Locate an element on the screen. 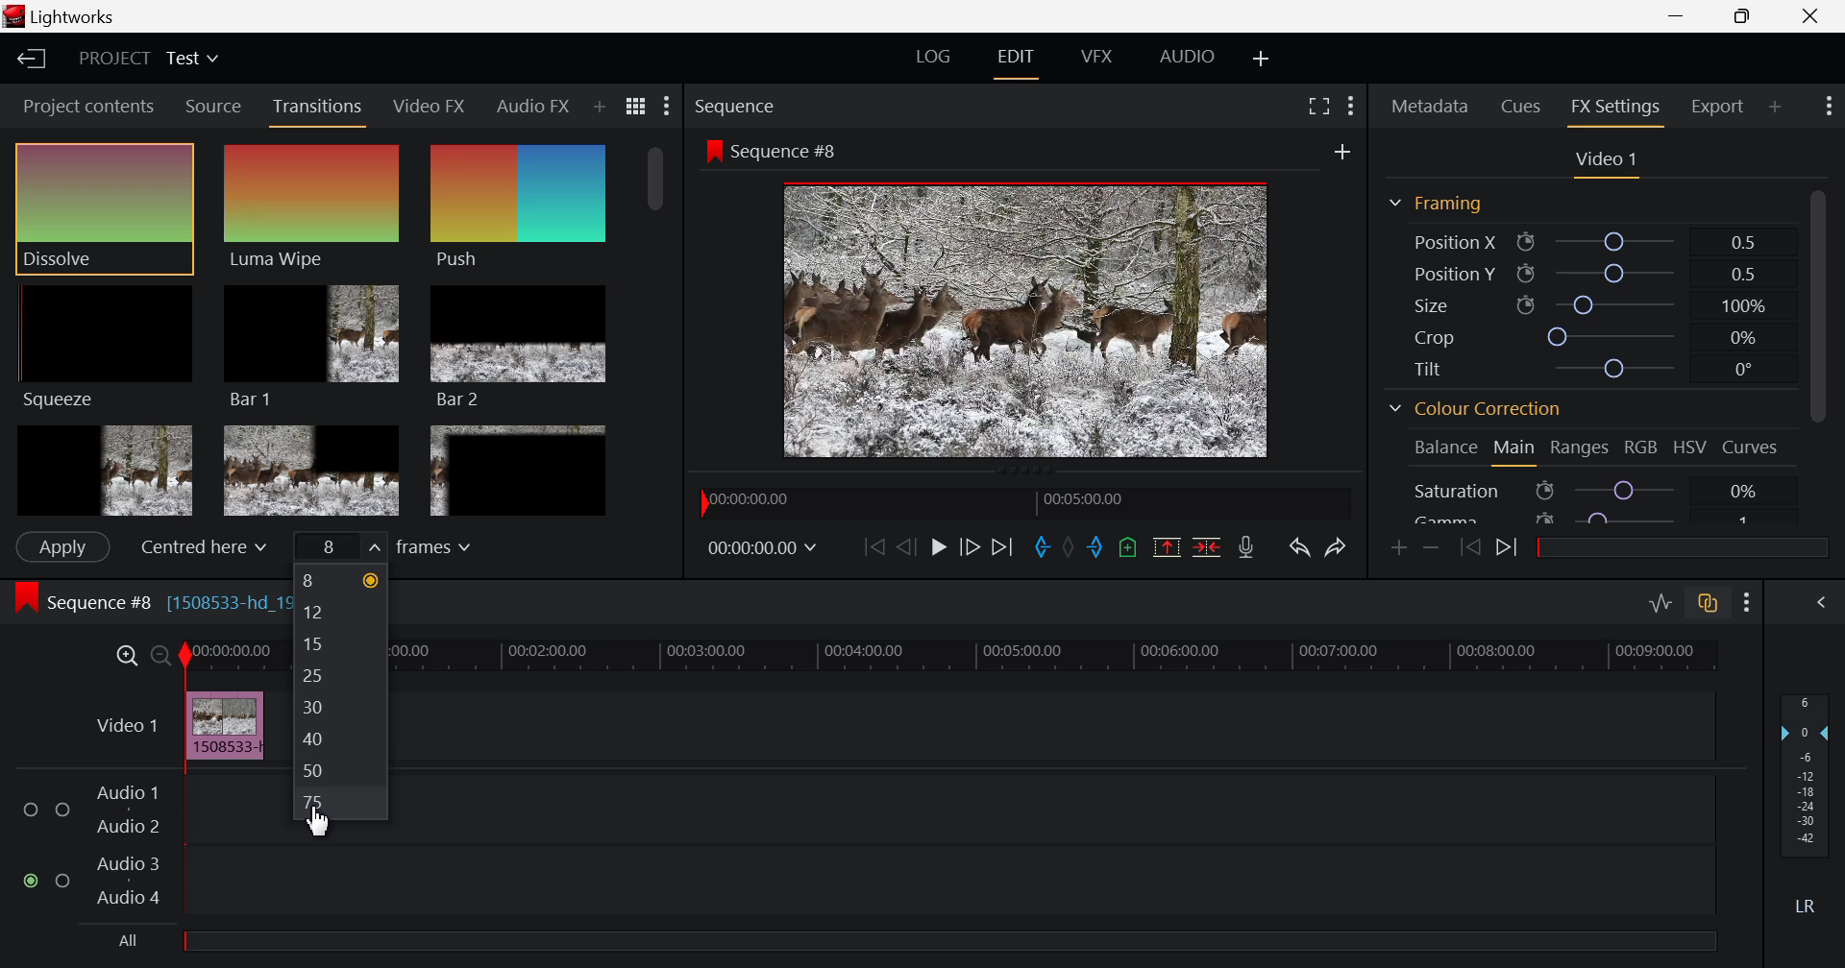  RGB is located at coordinates (1643, 449).